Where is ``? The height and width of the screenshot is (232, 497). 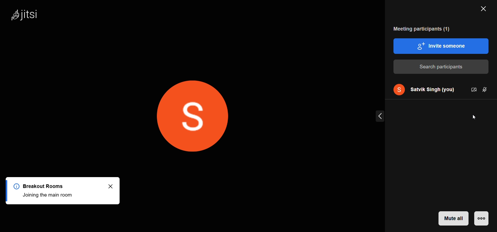  is located at coordinates (92, 205).